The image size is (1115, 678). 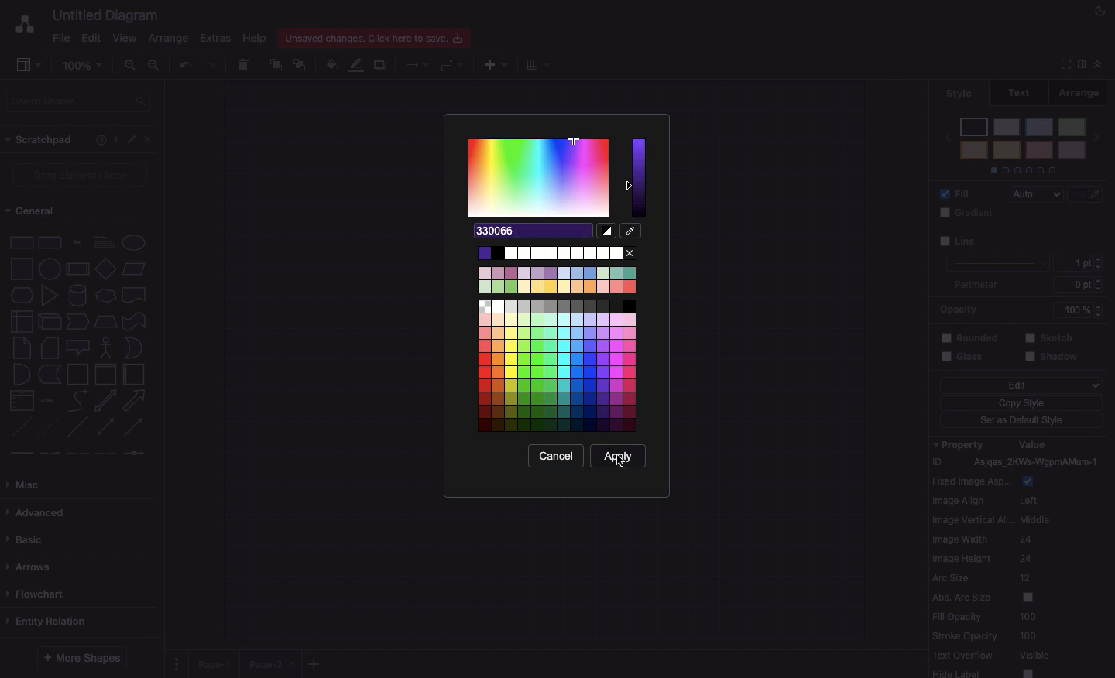 What do you see at coordinates (137, 400) in the screenshot?
I see `arrow` at bounding box center [137, 400].